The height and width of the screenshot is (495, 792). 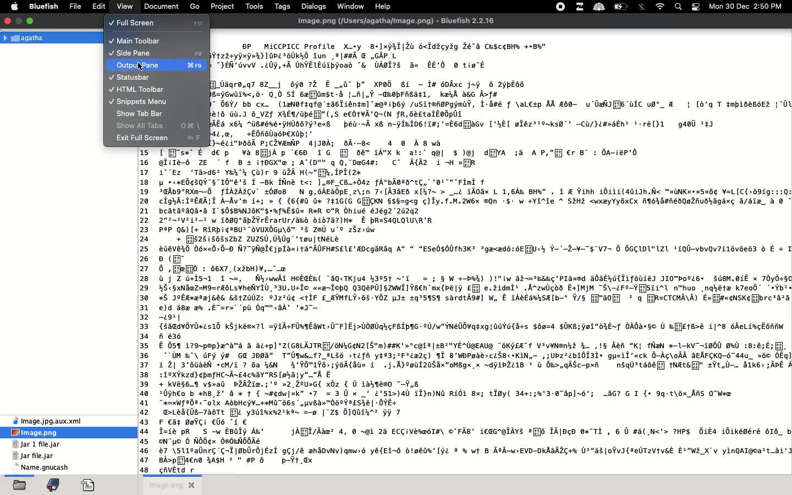 I want to click on side pane, so click(x=161, y=53).